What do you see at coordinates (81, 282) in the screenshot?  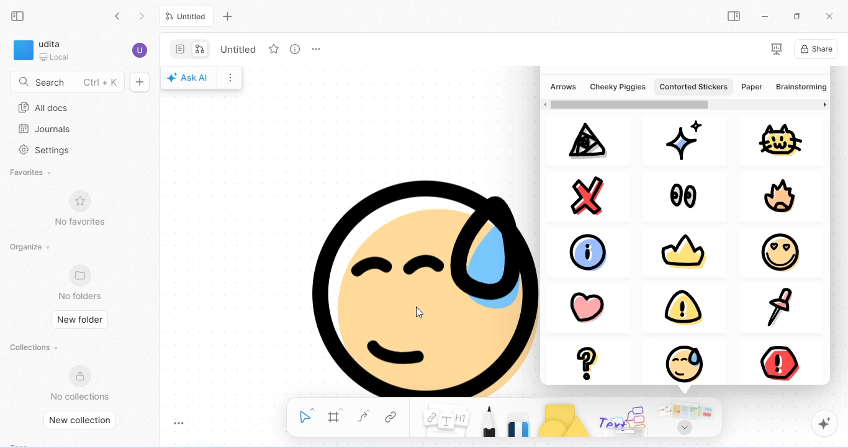 I see `no folders` at bounding box center [81, 282].